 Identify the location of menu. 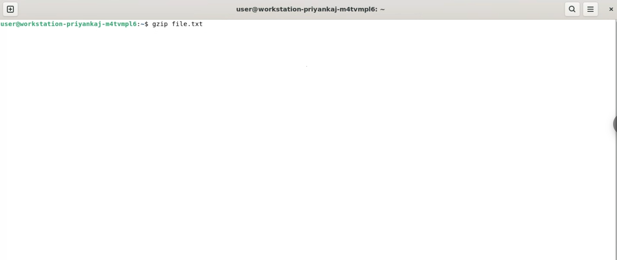
(590, 9).